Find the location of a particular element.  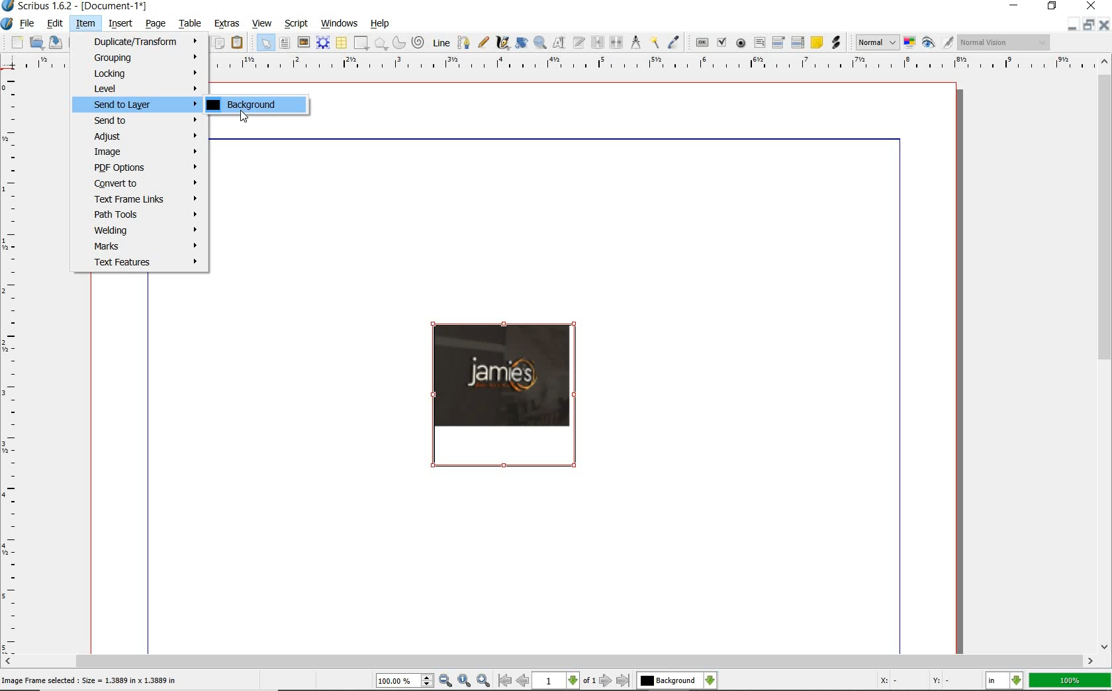

windows is located at coordinates (342, 23).